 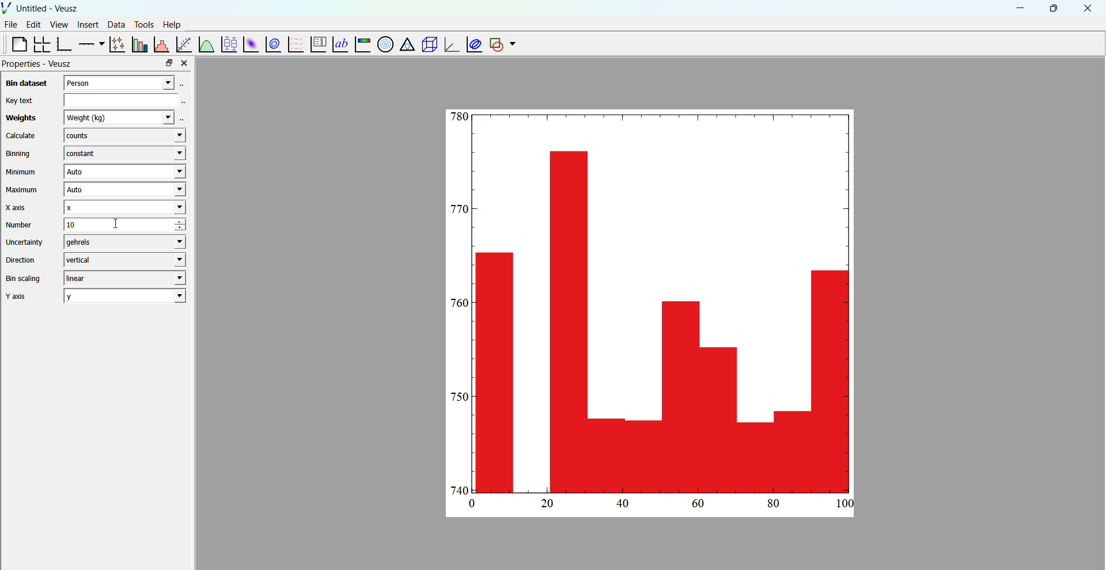 I want to click on Key Text Area, so click(x=127, y=99).